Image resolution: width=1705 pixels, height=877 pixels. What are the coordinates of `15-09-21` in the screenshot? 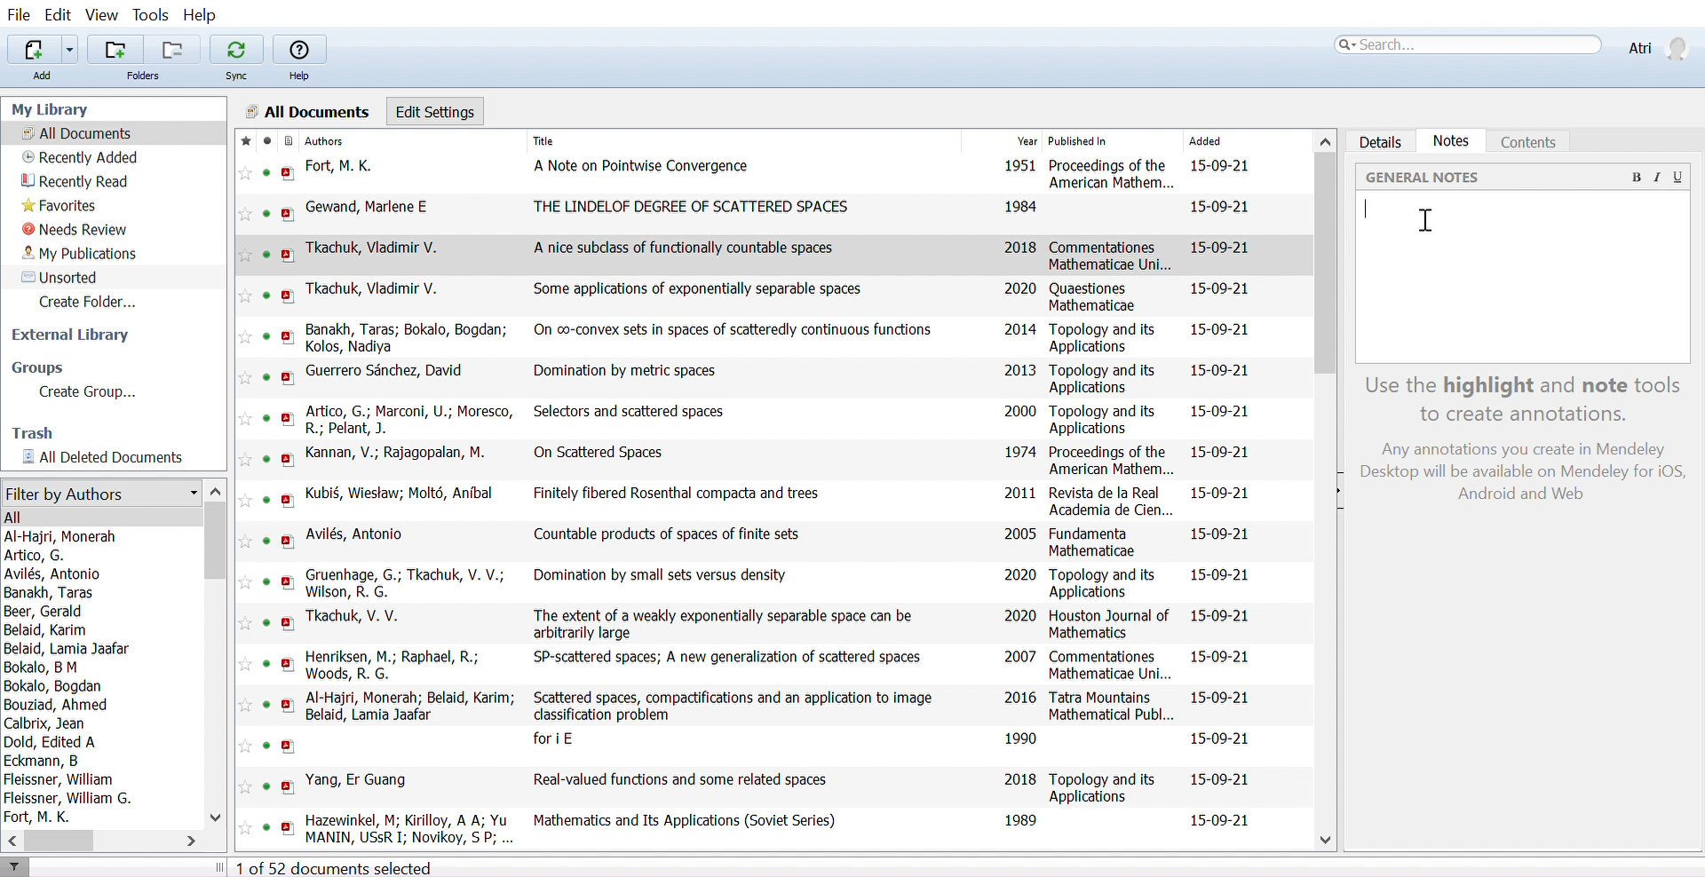 It's located at (1219, 208).